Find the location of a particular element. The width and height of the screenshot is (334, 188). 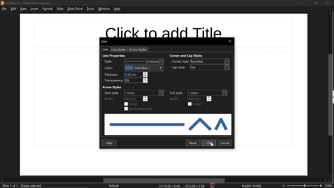

Move down is located at coordinates (330, 175).